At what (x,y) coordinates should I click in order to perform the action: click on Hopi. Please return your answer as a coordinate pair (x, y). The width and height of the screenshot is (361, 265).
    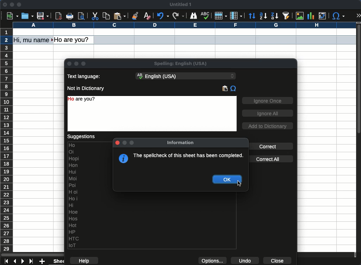
    Looking at the image, I should click on (74, 158).